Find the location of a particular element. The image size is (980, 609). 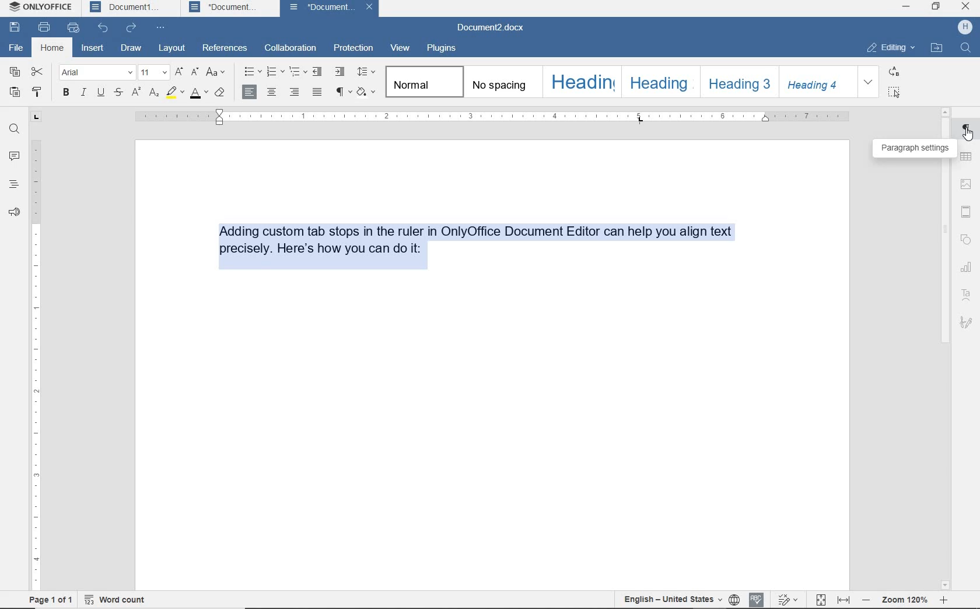

protection is located at coordinates (352, 48).